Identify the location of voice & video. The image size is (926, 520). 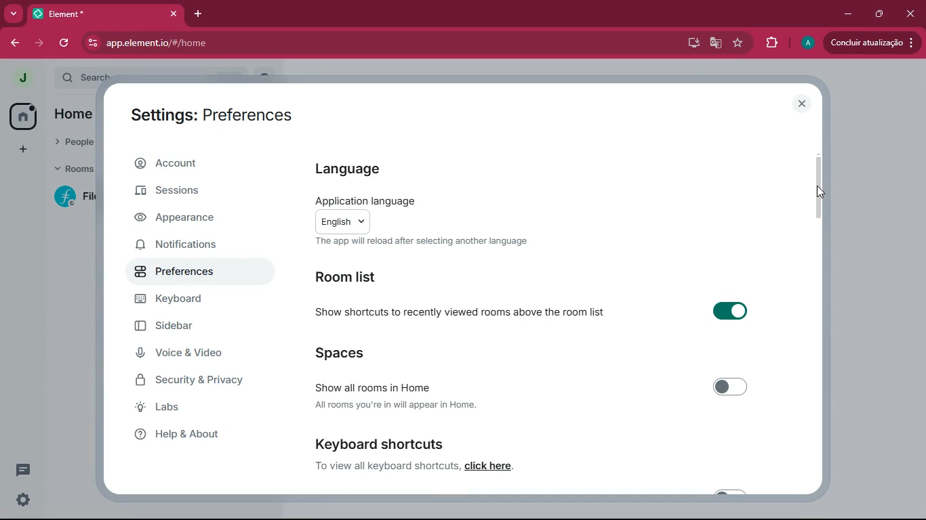
(190, 355).